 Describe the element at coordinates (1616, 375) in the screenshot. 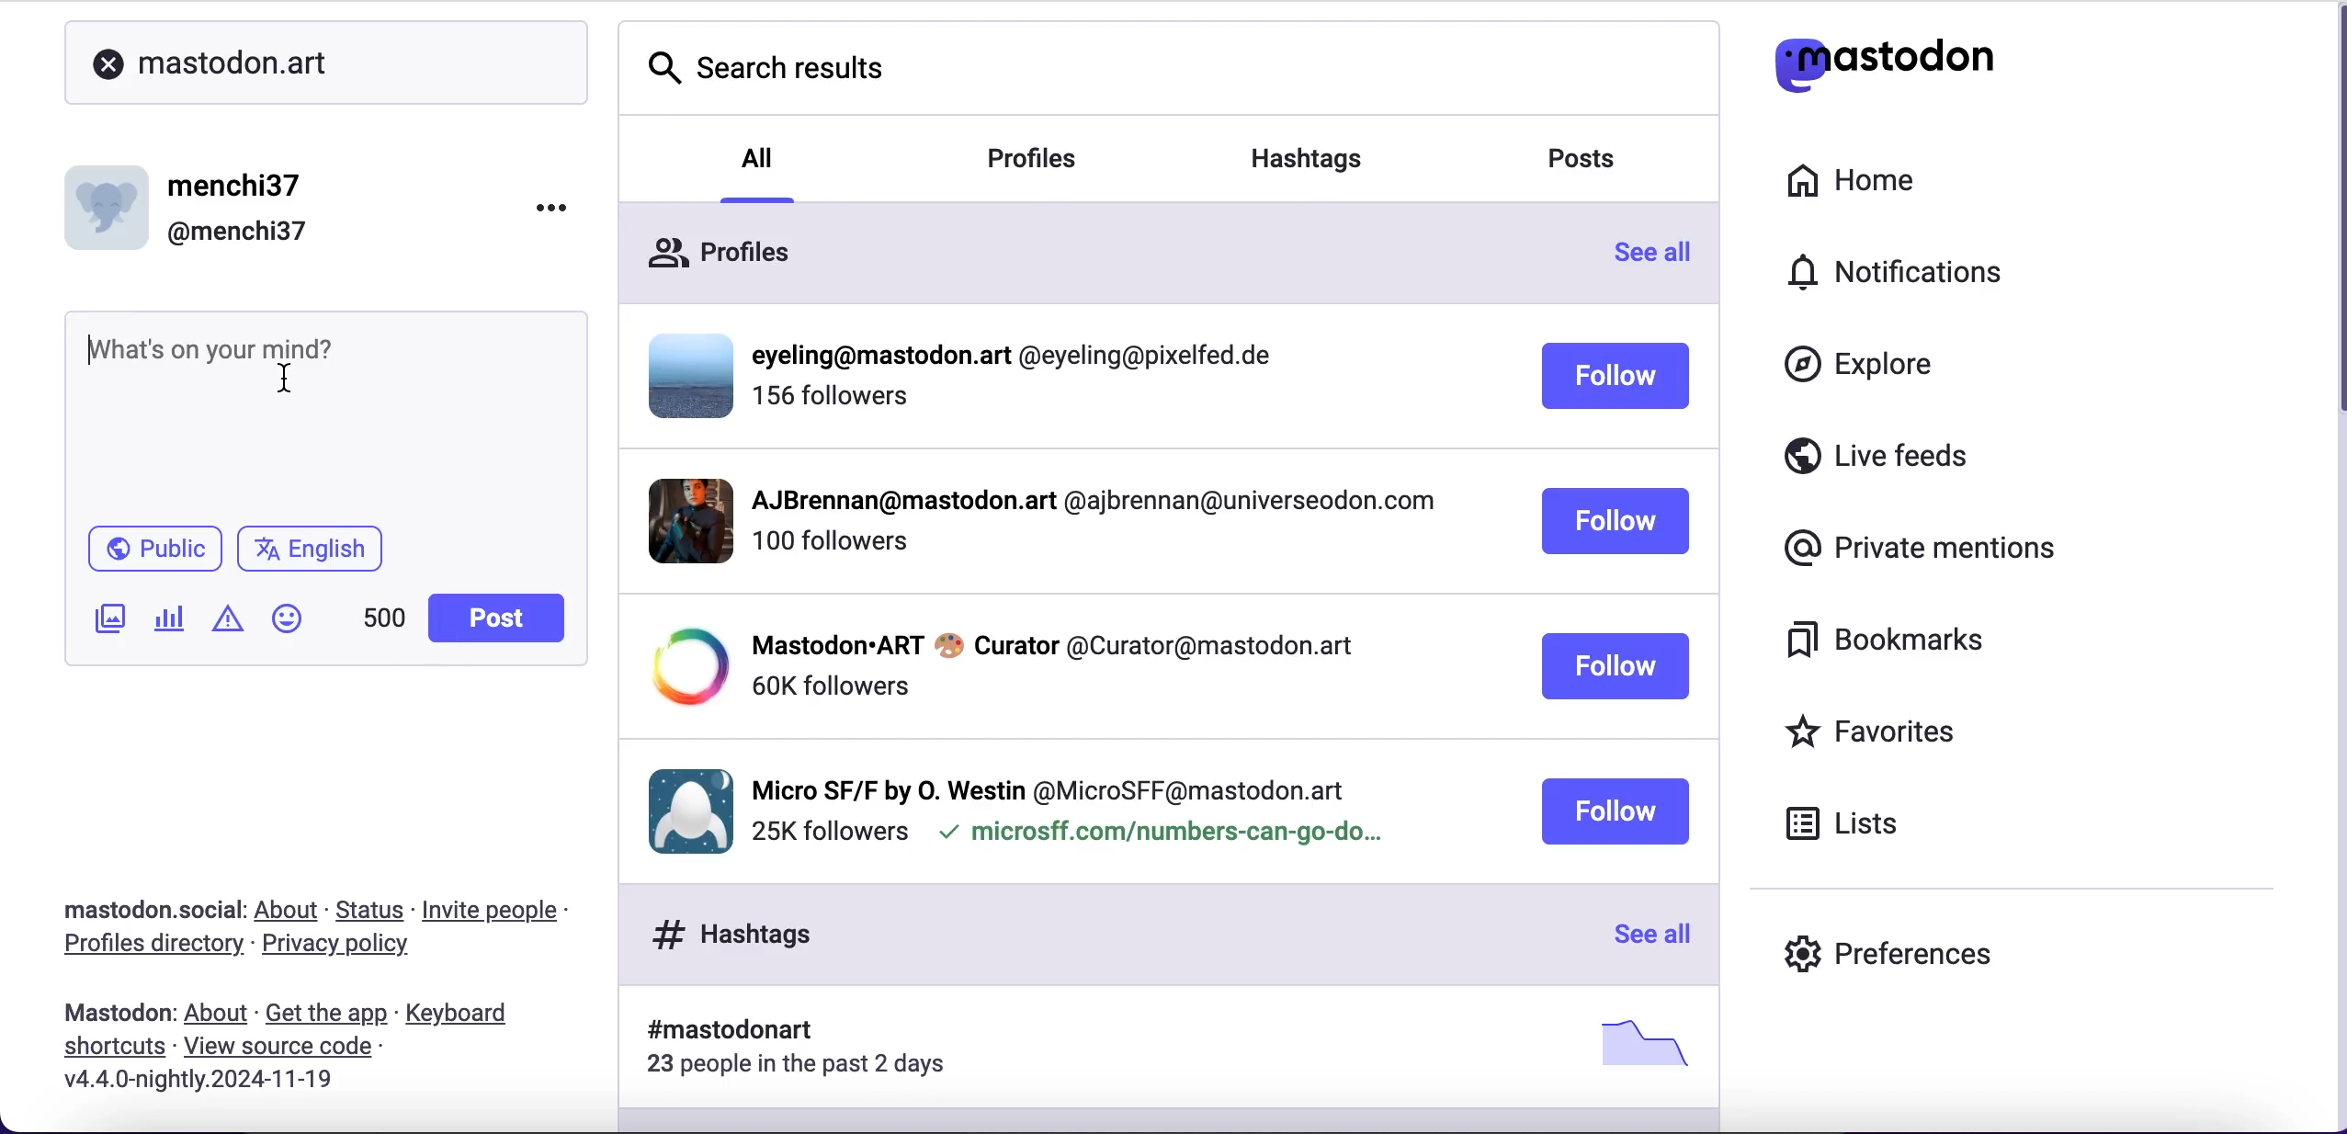

I see `follow` at that location.